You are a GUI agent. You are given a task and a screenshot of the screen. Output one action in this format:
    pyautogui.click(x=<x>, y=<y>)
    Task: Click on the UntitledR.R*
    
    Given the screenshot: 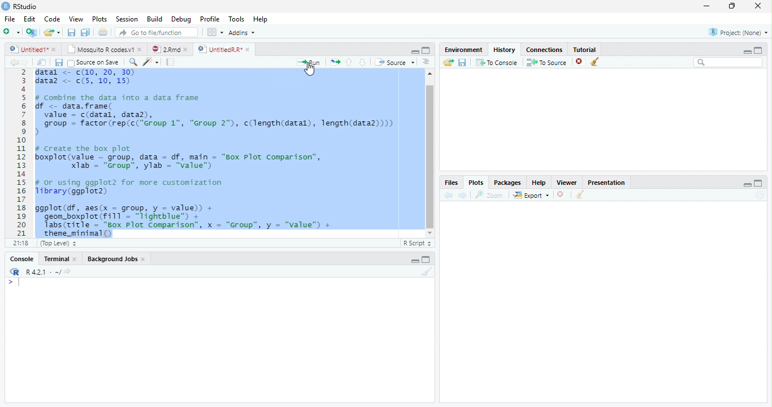 What is the action you would take?
    pyautogui.click(x=219, y=50)
    